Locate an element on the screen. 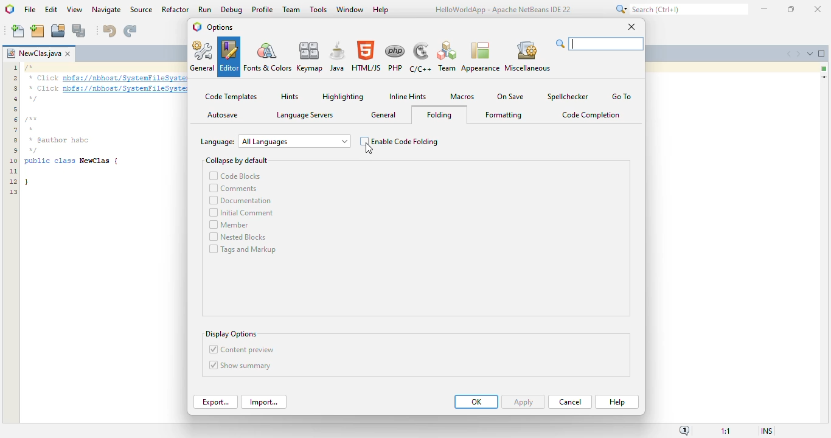 The image size is (831, 438). options is located at coordinates (220, 27).